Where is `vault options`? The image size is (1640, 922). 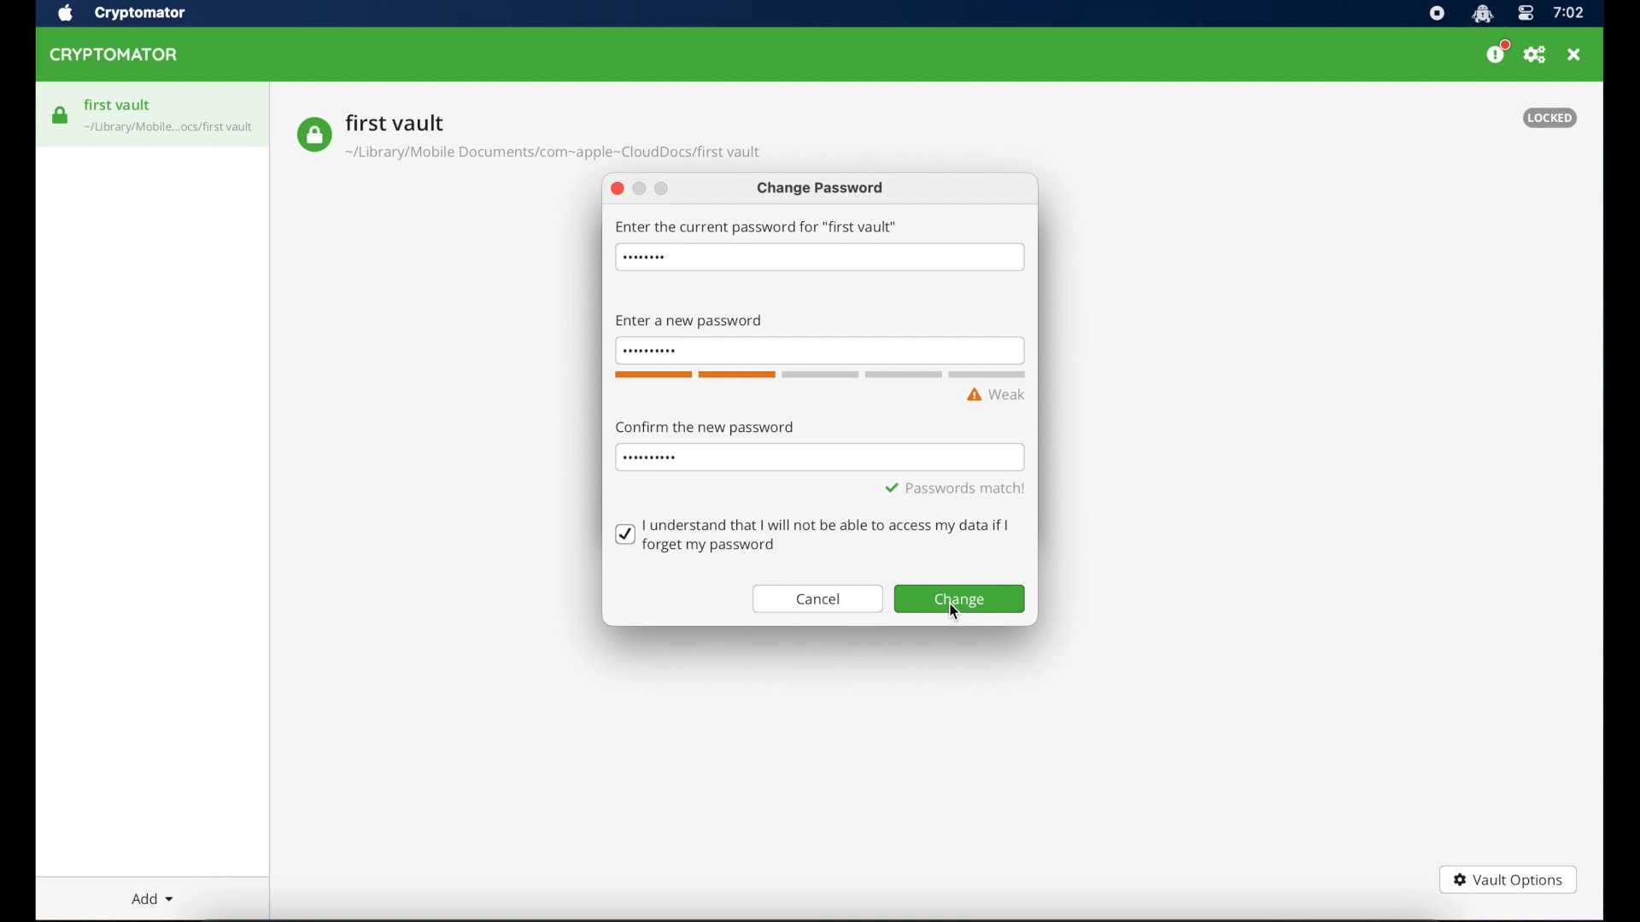 vault options is located at coordinates (1508, 882).